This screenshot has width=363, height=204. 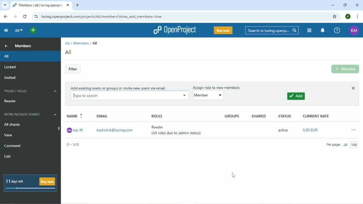 What do you see at coordinates (175, 30) in the screenshot?
I see `OpenProject` at bounding box center [175, 30].